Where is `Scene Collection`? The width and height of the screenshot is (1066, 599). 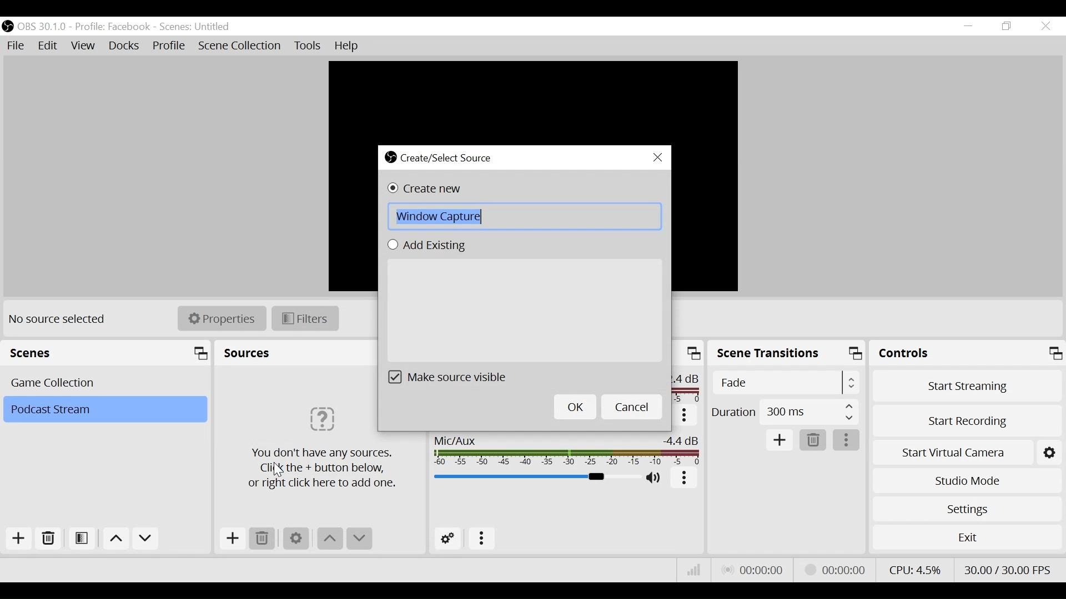
Scene Collection is located at coordinates (239, 46).